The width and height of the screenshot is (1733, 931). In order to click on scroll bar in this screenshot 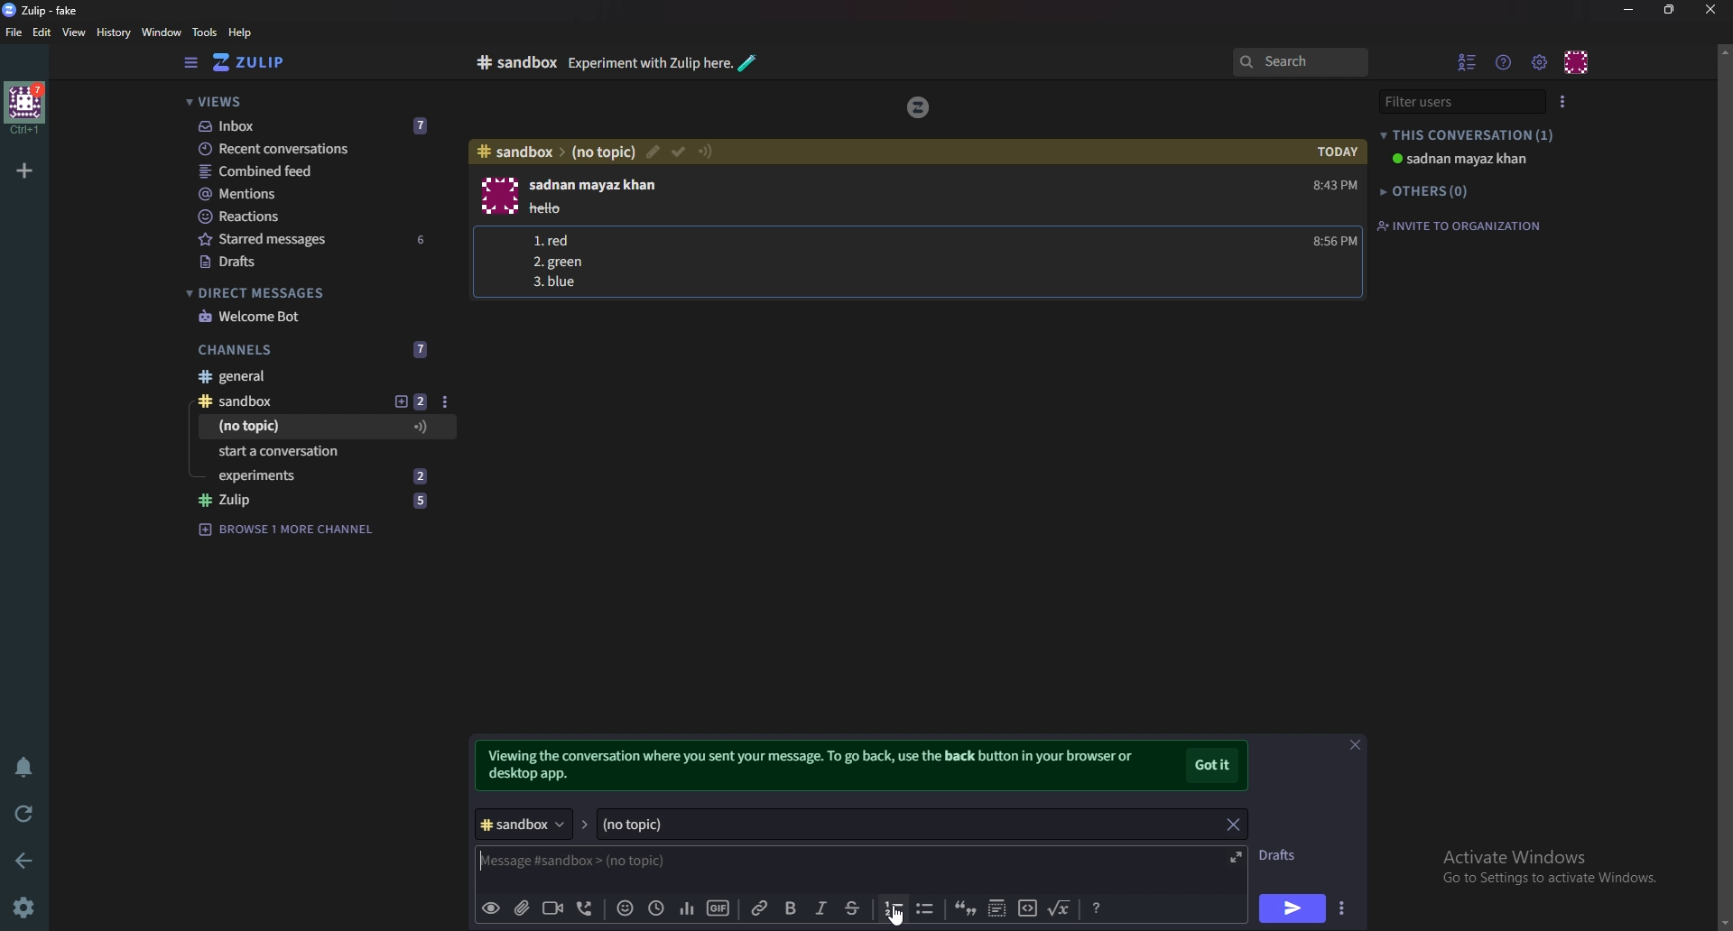, I will do `click(1724, 483)`.